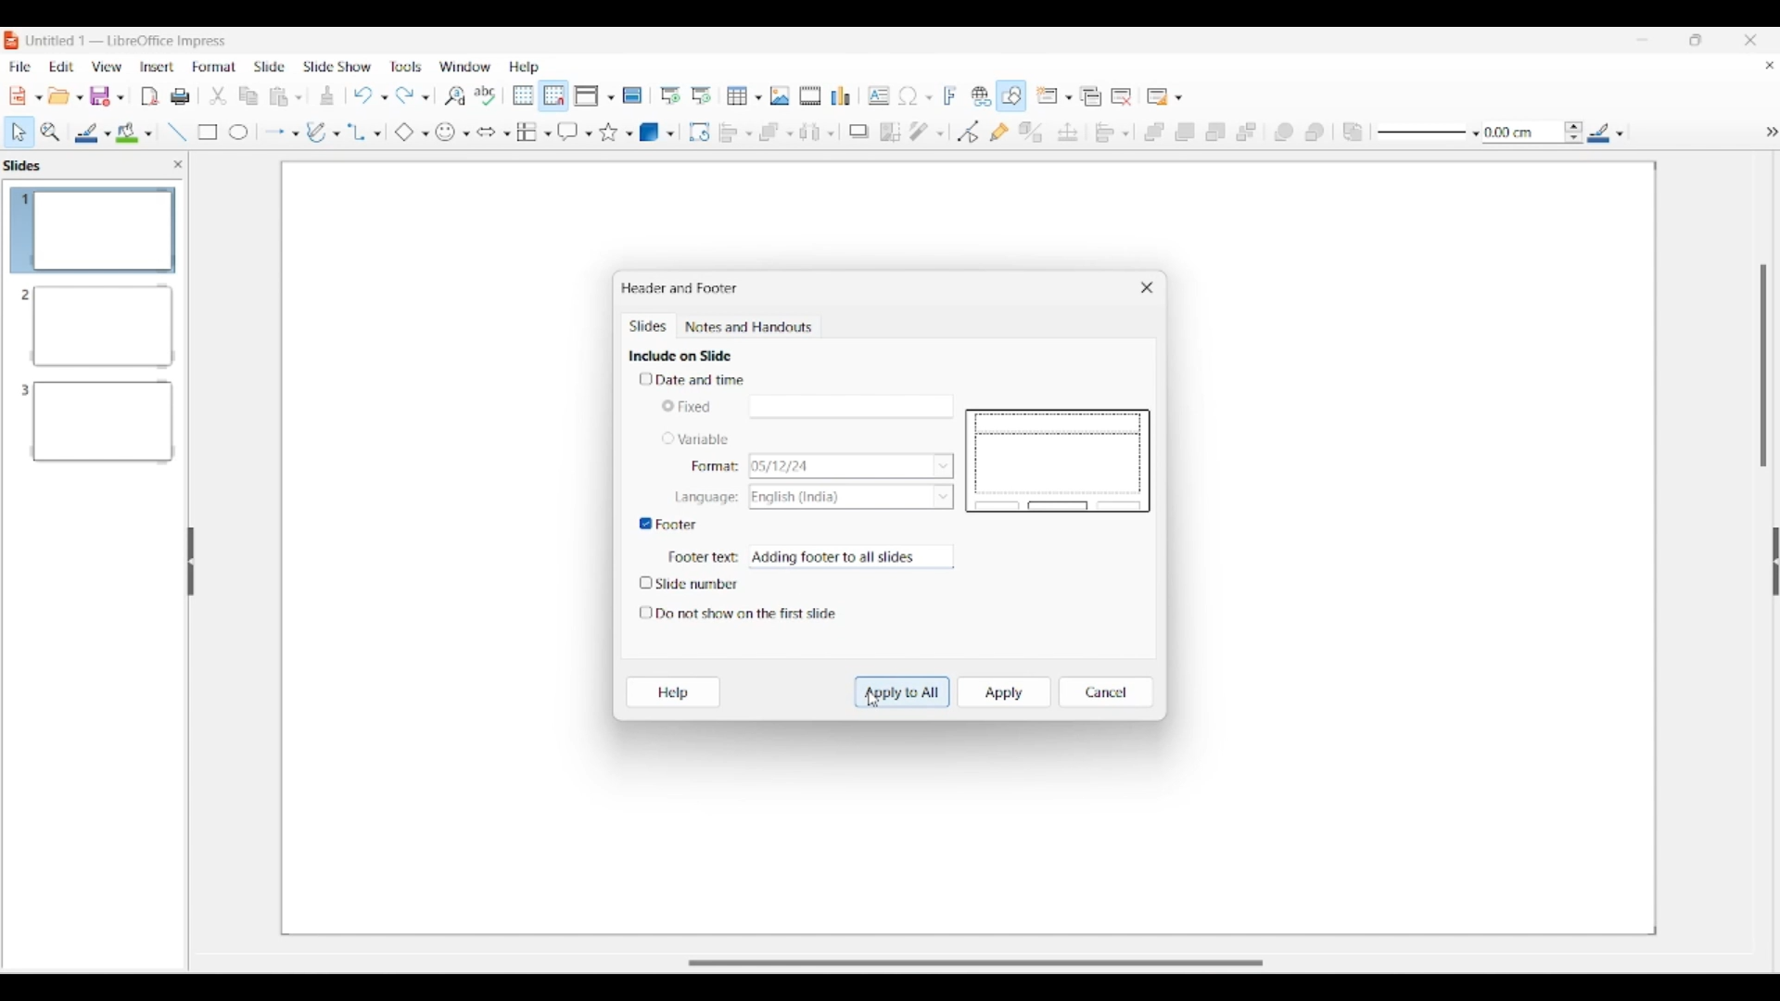 The width and height of the screenshot is (1780, 1001). I want to click on Block arrow options, so click(494, 133).